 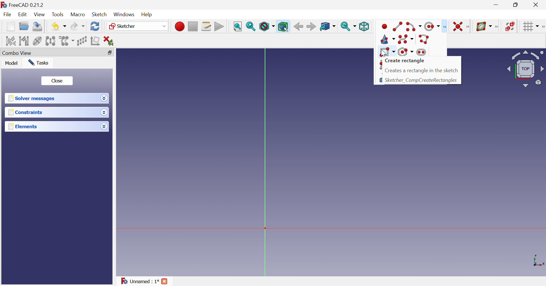 I want to click on Create fillet, so click(x=380, y=65).